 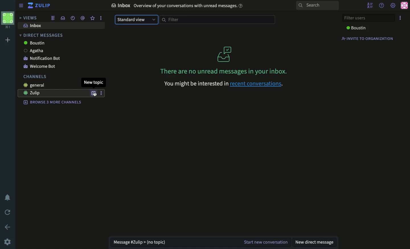 What do you see at coordinates (63, 18) in the screenshot?
I see `inbox` at bounding box center [63, 18].